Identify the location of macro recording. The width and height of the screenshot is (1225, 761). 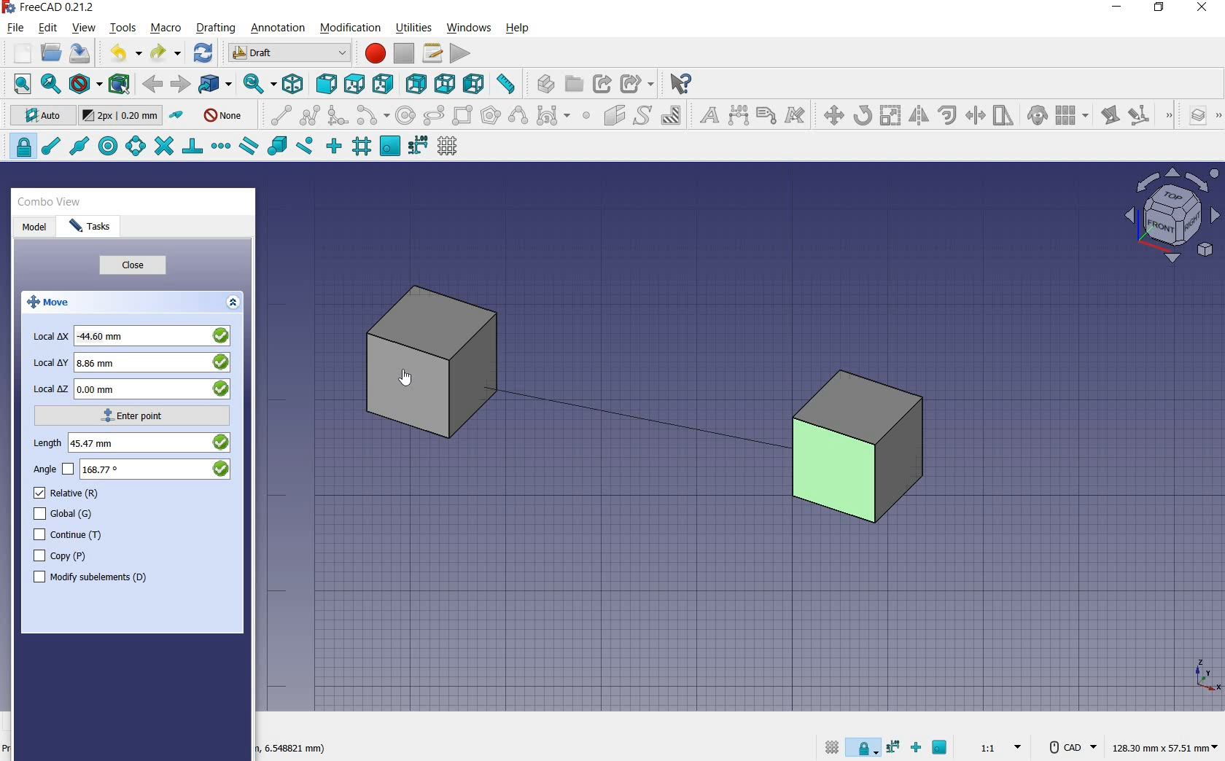
(374, 54).